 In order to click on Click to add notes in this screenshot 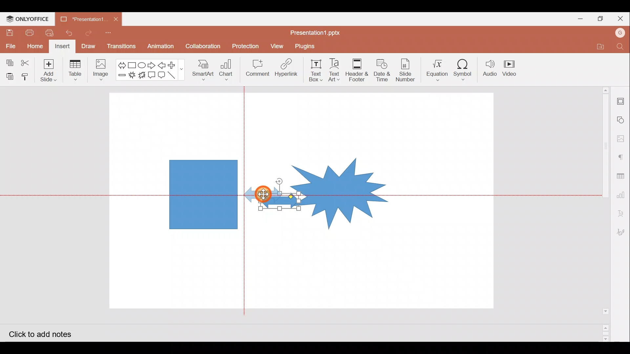, I will do `click(39, 333)`.